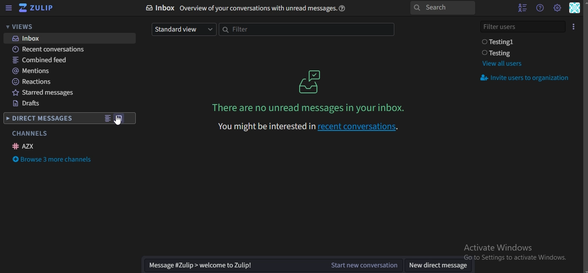 This screenshot has height=273, width=588. I want to click on starred messages, so click(47, 94).